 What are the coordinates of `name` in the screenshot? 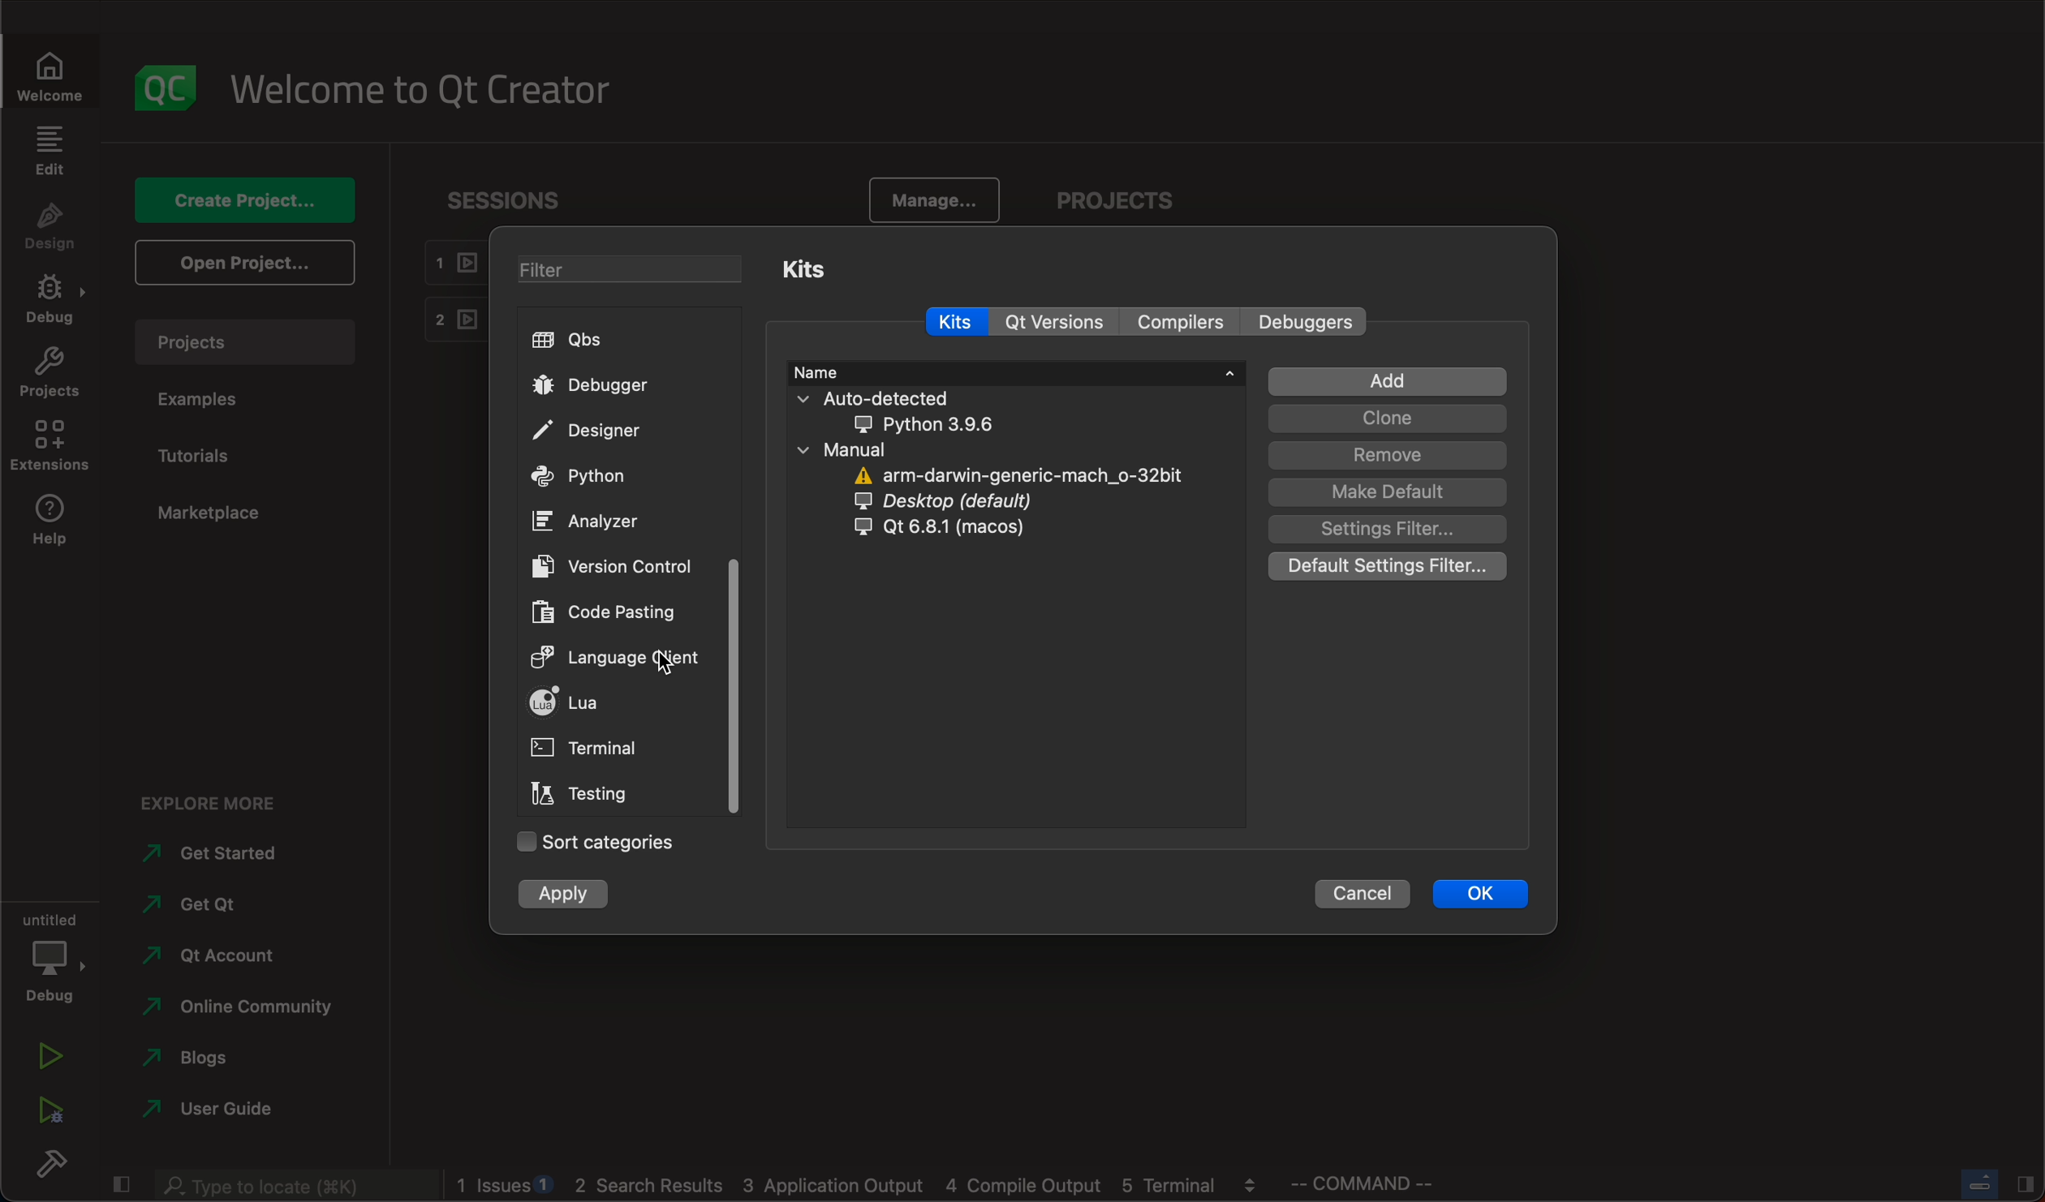 It's located at (1015, 372).